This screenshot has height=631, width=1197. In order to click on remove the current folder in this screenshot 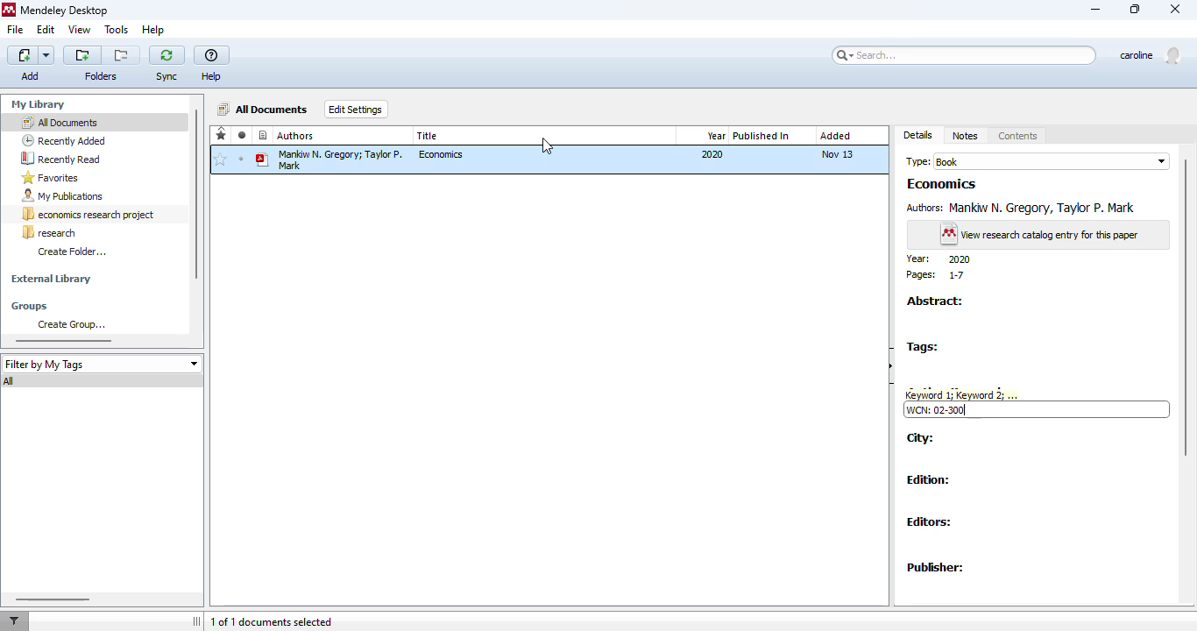, I will do `click(120, 56)`.